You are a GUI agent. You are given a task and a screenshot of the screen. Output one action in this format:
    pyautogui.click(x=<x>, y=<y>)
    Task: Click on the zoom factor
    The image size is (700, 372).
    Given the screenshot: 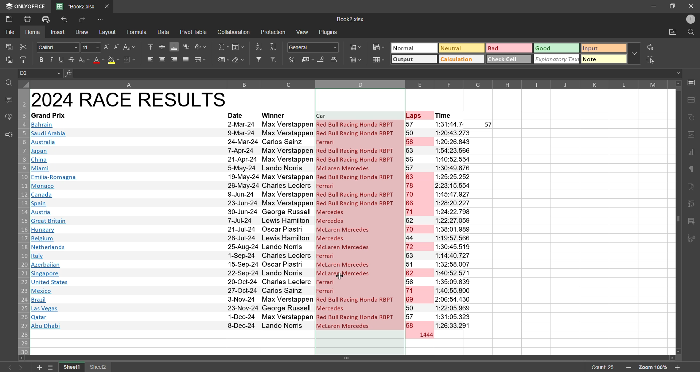 What is the action you would take?
    pyautogui.click(x=654, y=368)
    